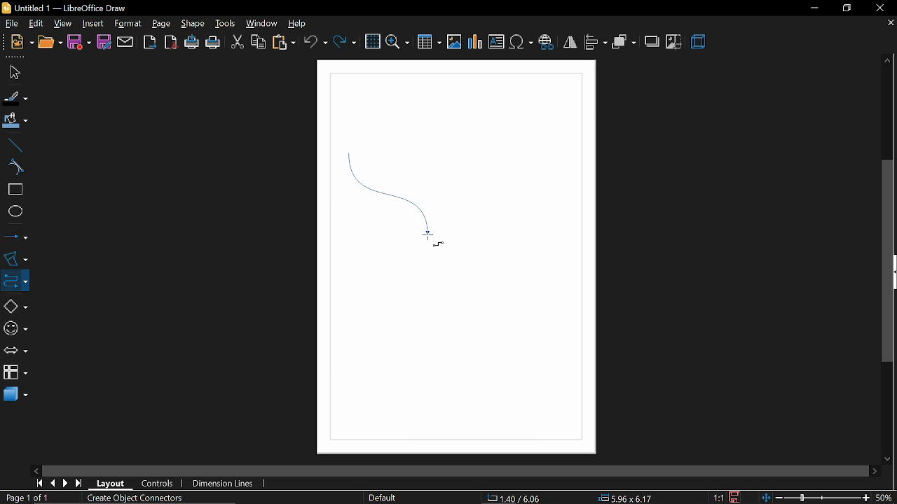  Describe the element at coordinates (888, 262) in the screenshot. I see `Vertical scrollbar` at that location.